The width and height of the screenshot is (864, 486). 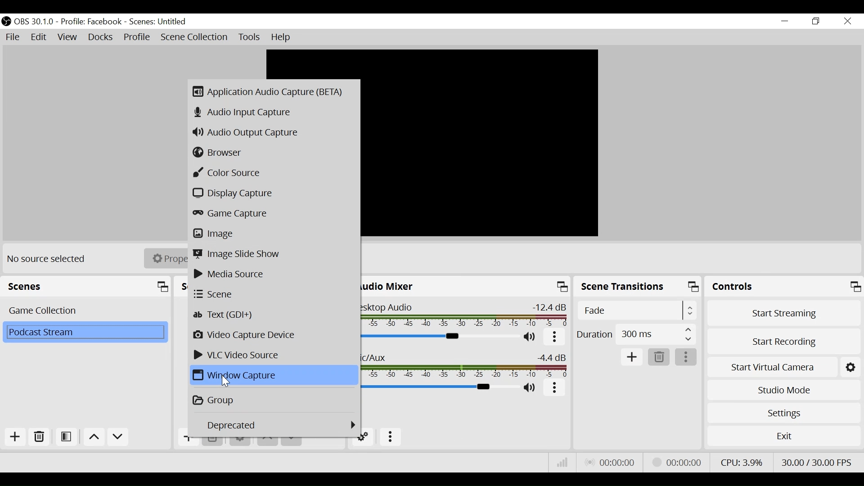 What do you see at coordinates (273, 132) in the screenshot?
I see `Audio Output Capture` at bounding box center [273, 132].